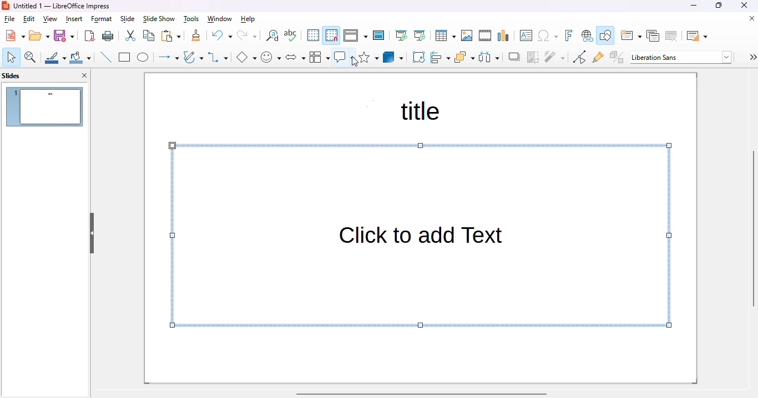 This screenshot has height=398, width=758. Describe the element at coordinates (464, 57) in the screenshot. I see `arrange` at that location.